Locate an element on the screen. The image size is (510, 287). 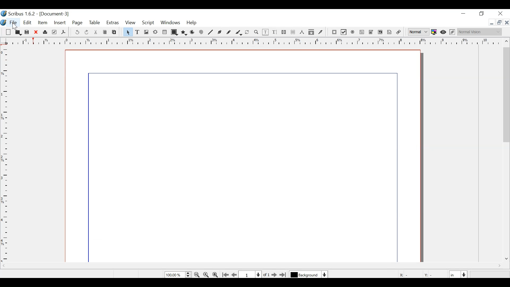
Close is located at coordinates (502, 14).